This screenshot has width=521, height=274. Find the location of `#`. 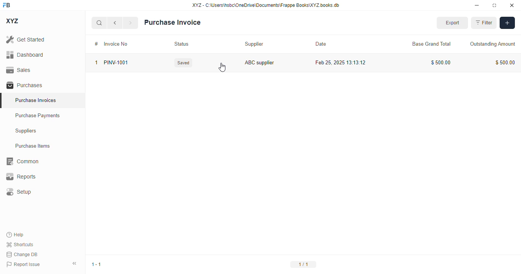

# is located at coordinates (96, 44).